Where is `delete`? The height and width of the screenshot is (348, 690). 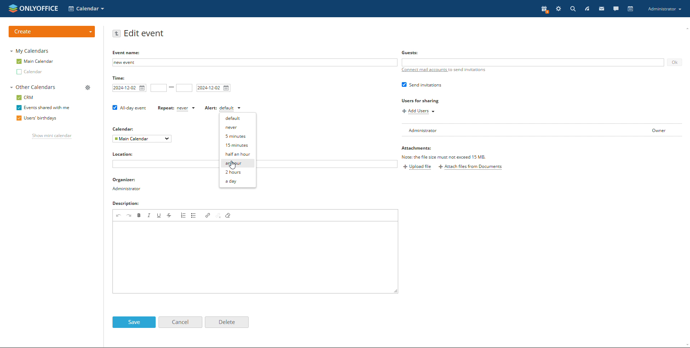
delete is located at coordinates (227, 322).